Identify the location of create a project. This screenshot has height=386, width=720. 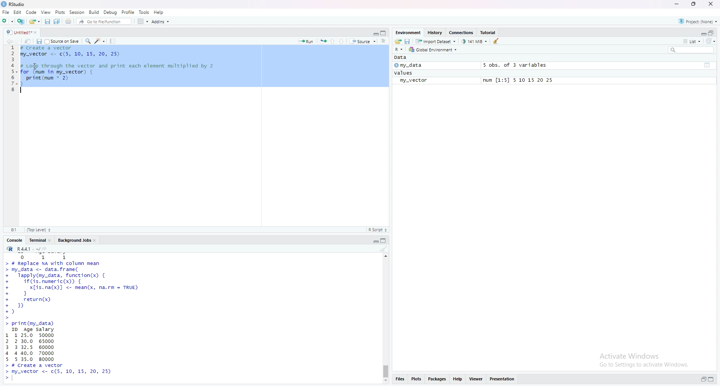
(21, 21).